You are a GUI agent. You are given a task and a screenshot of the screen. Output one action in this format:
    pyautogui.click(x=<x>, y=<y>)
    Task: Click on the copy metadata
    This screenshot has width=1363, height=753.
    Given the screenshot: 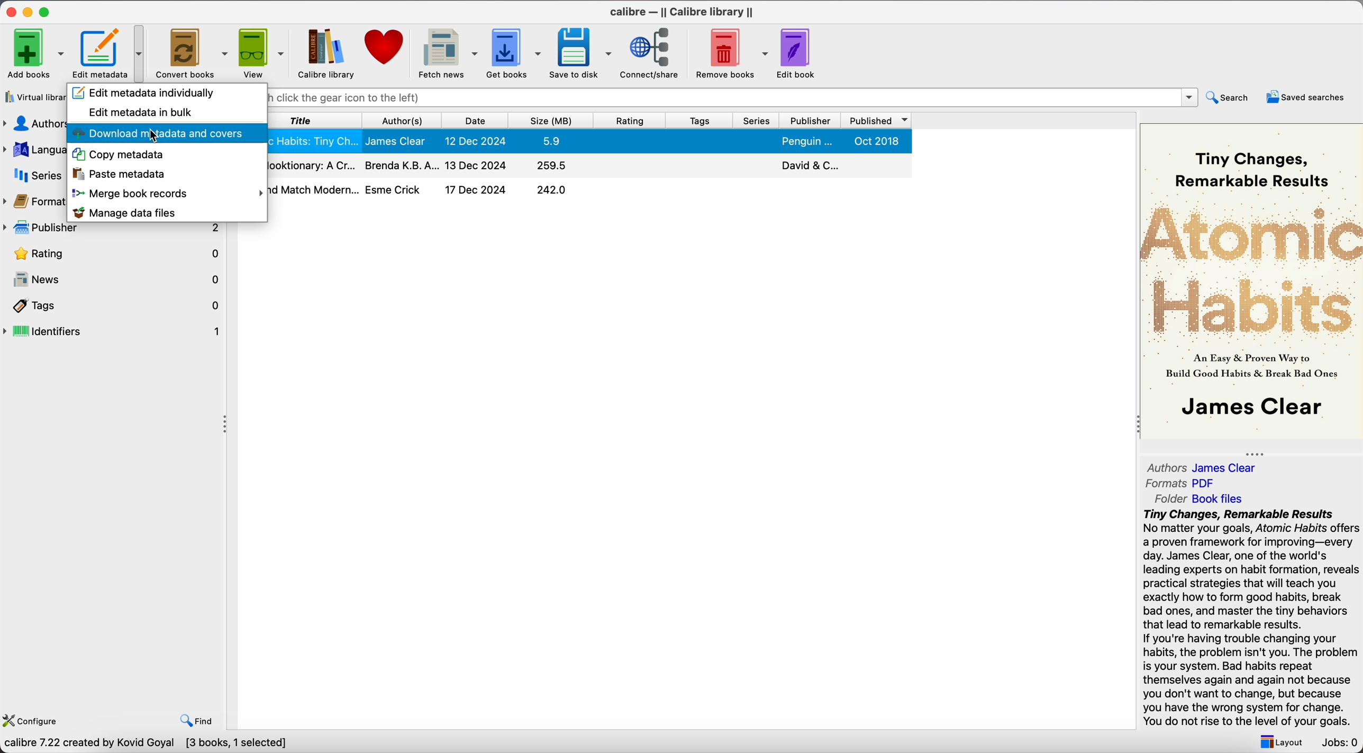 What is the action you would take?
    pyautogui.click(x=119, y=155)
    